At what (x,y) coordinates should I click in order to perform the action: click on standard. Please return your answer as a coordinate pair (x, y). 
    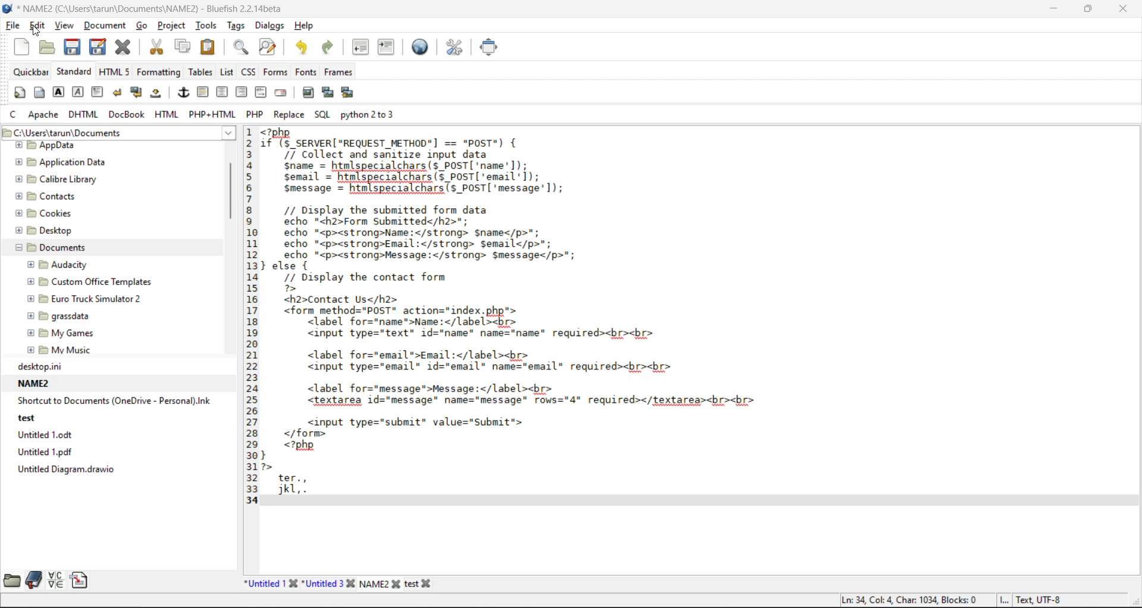
    Looking at the image, I should click on (76, 72).